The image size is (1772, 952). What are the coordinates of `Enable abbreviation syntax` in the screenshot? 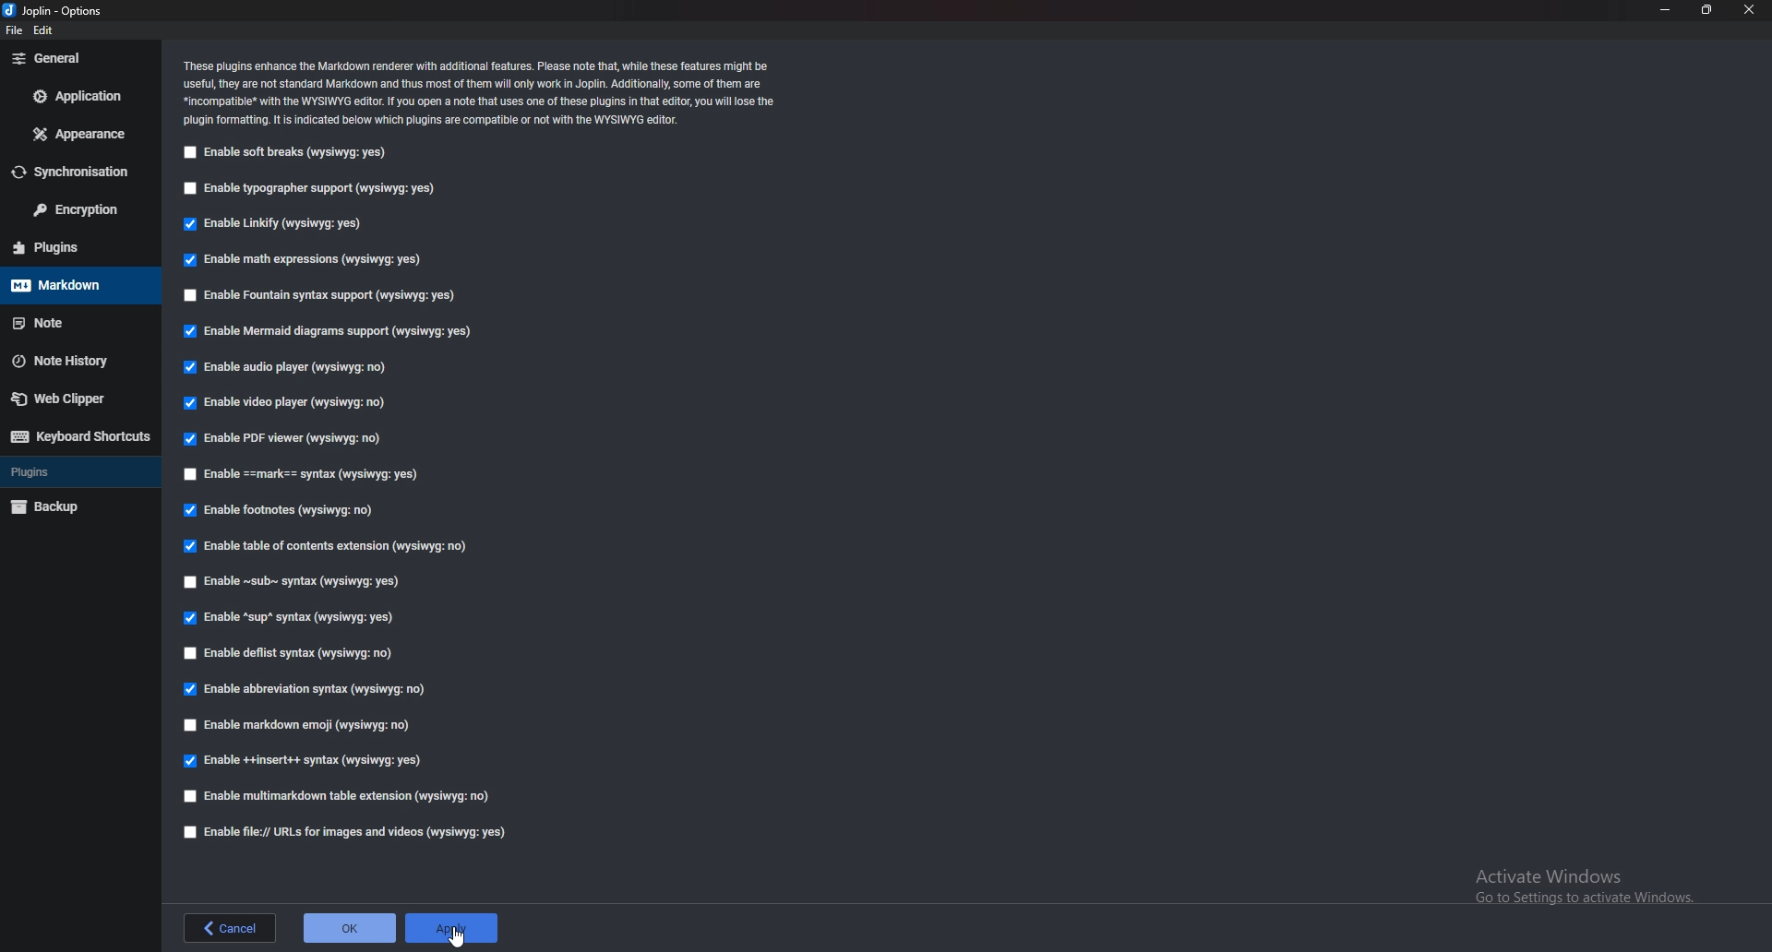 It's located at (317, 685).